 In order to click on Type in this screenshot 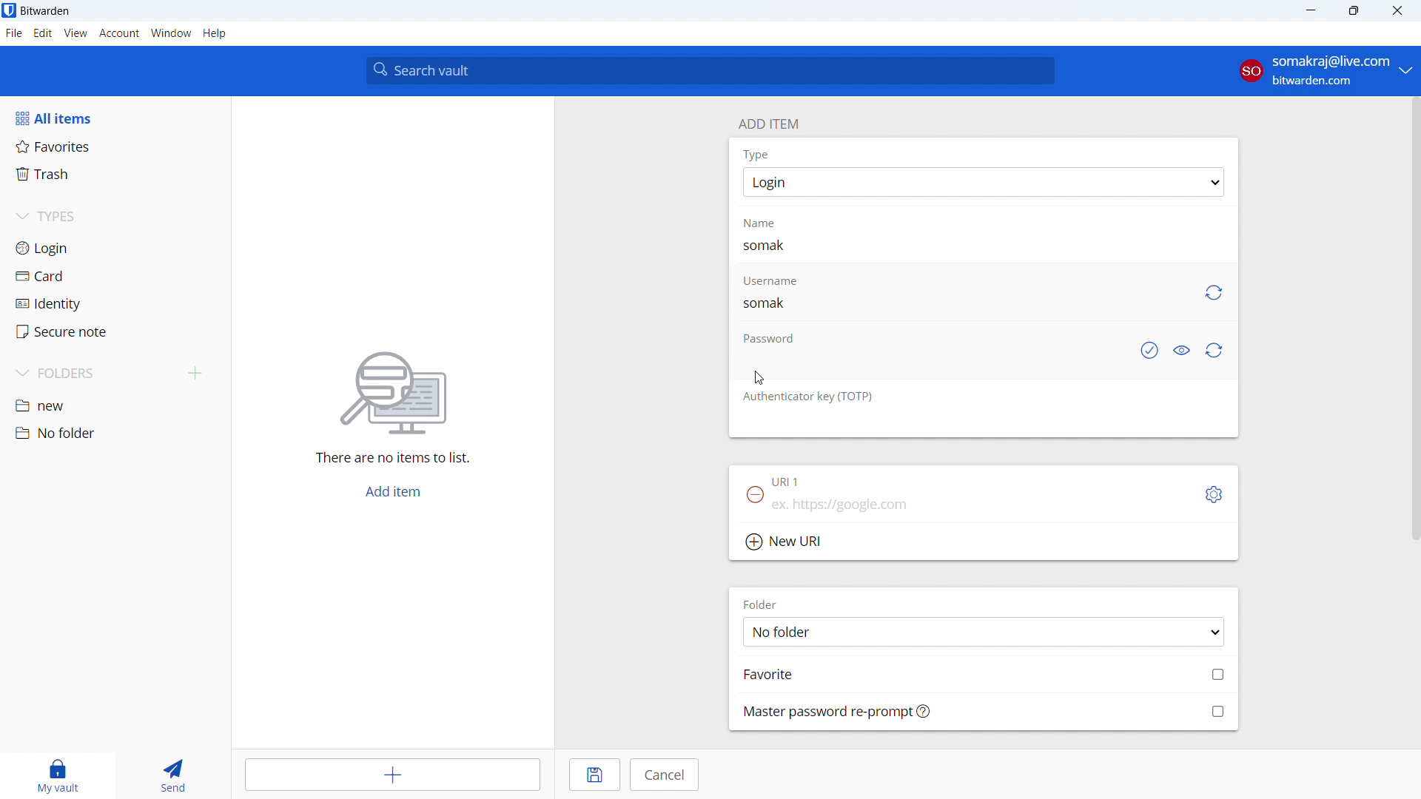, I will do `click(756, 154)`.